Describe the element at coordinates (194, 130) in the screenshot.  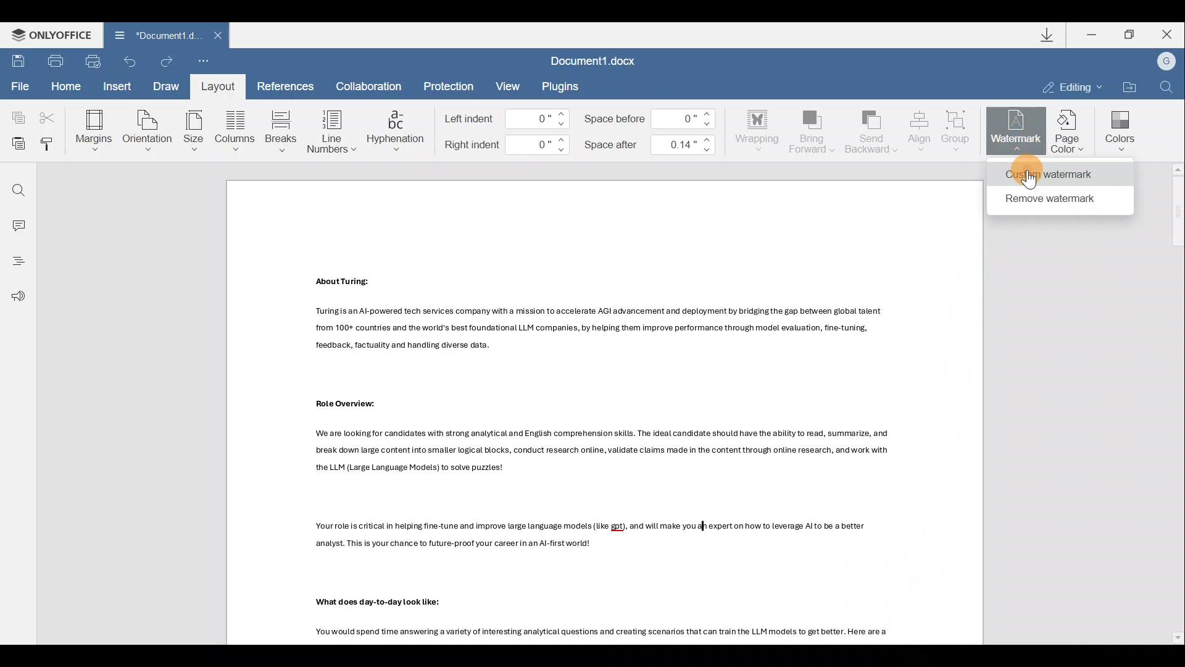
I see `Size` at that location.